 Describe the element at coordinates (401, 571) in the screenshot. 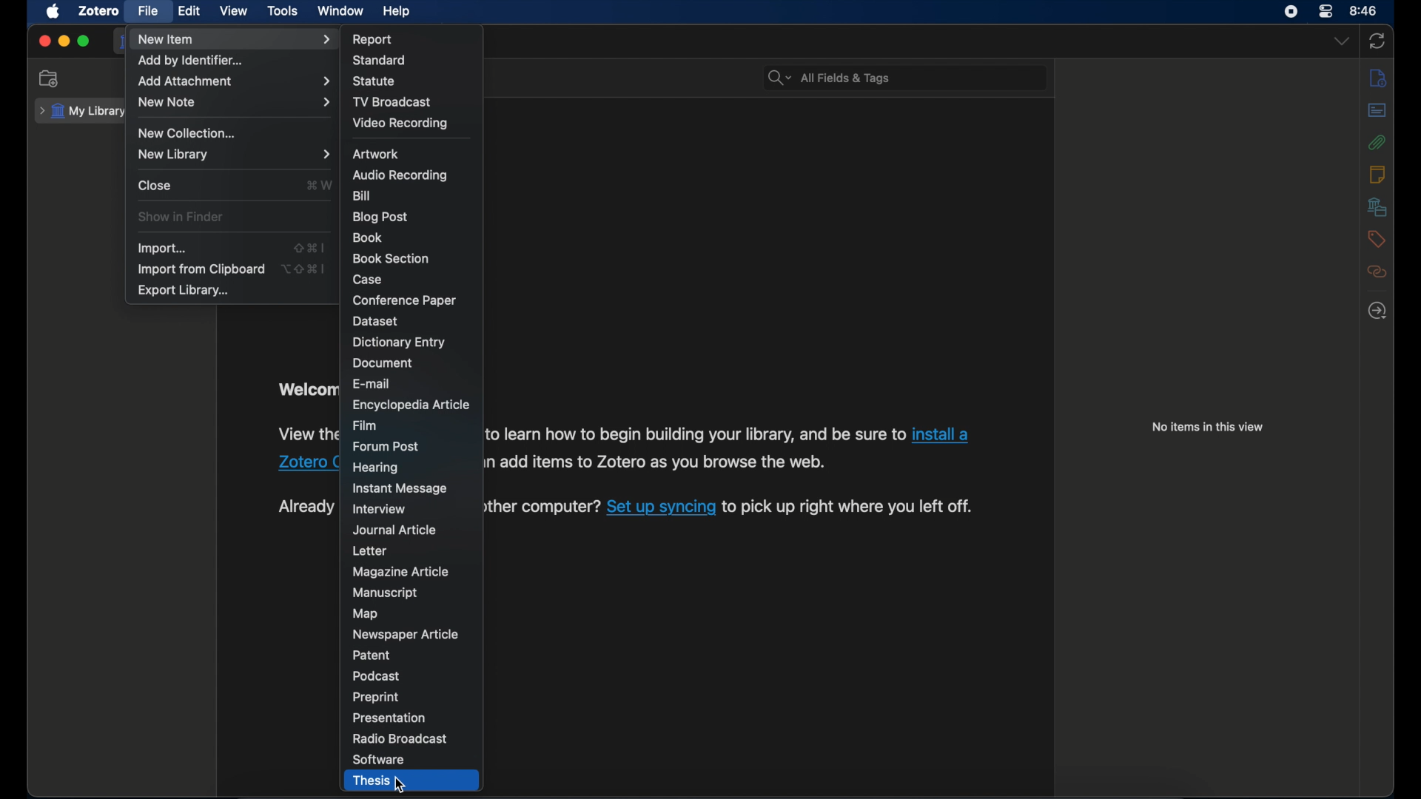

I see `magazine article` at that location.